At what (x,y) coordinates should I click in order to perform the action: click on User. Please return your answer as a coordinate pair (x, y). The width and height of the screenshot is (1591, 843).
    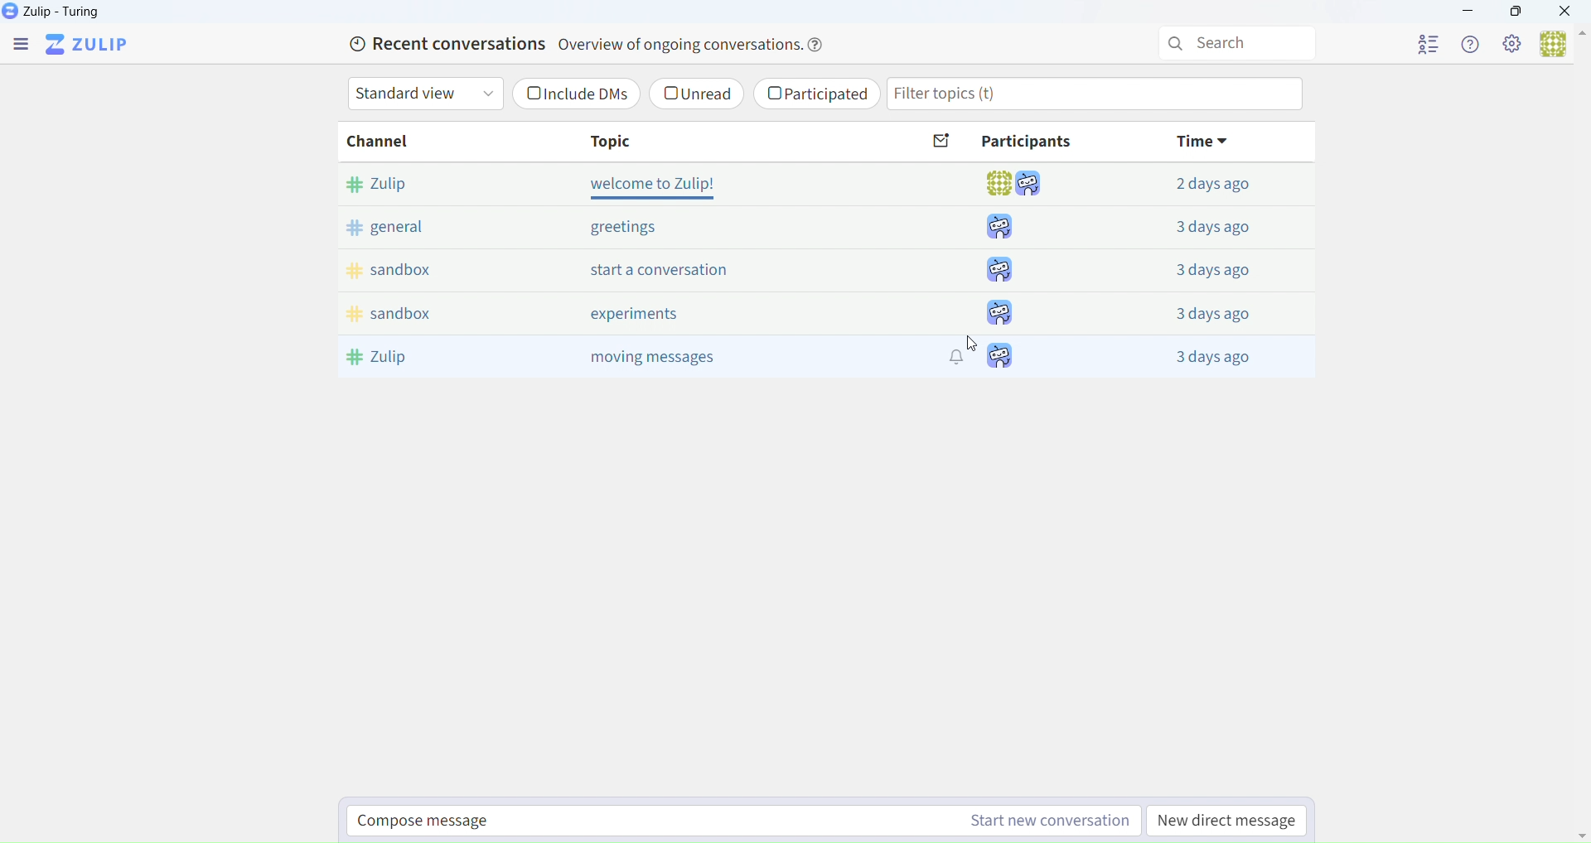
    Looking at the image, I should click on (1560, 46).